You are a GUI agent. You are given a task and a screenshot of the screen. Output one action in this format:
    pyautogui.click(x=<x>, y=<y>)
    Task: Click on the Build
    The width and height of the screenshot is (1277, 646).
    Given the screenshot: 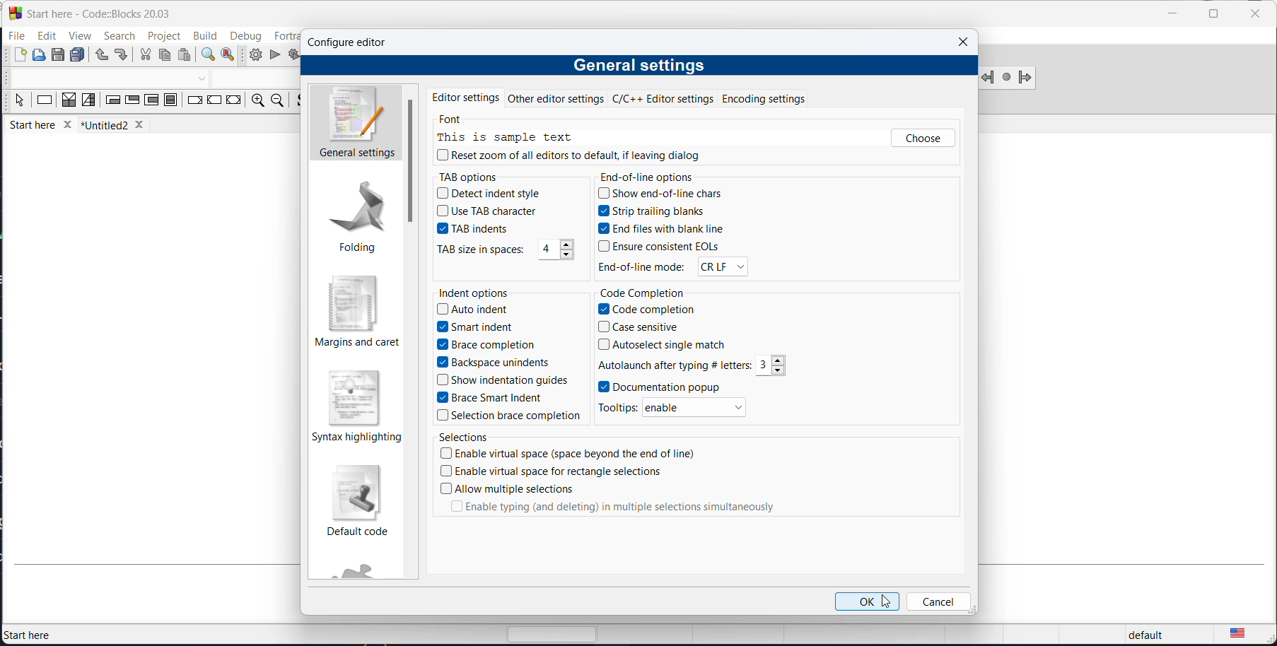 What is the action you would take?
    pyautogui.click(x=204, y=34)
    